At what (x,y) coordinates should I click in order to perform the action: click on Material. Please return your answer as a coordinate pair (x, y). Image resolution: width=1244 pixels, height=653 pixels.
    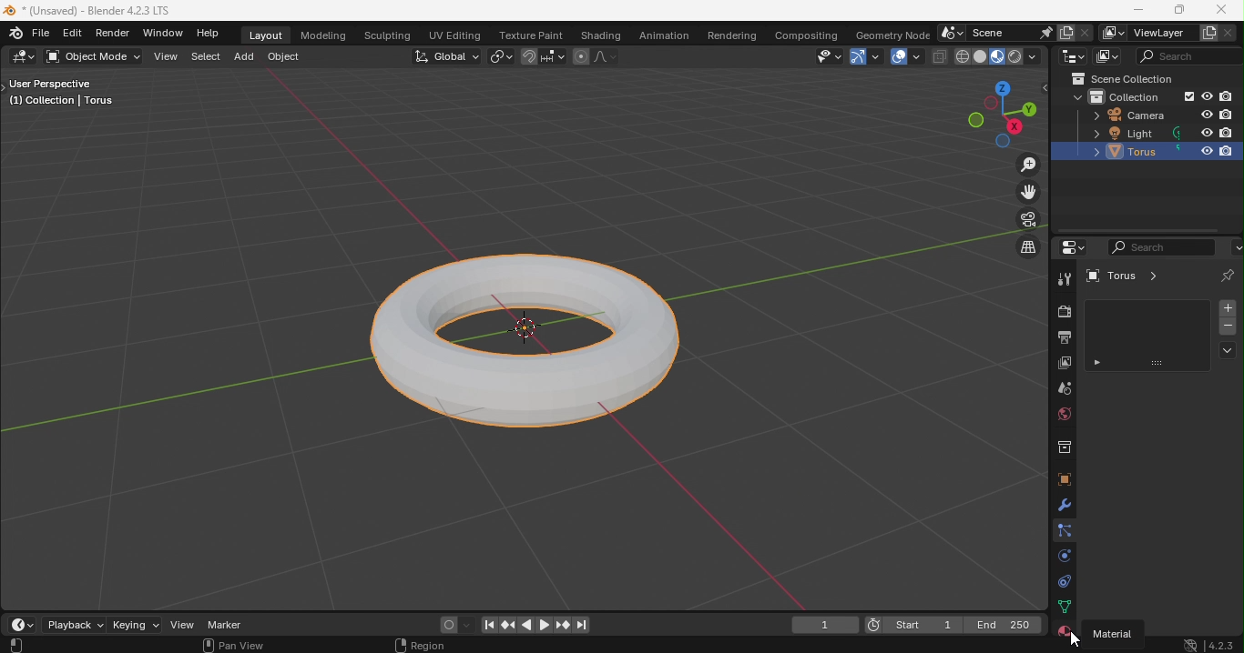
    Looking at the image, I should click on (1067, 628).